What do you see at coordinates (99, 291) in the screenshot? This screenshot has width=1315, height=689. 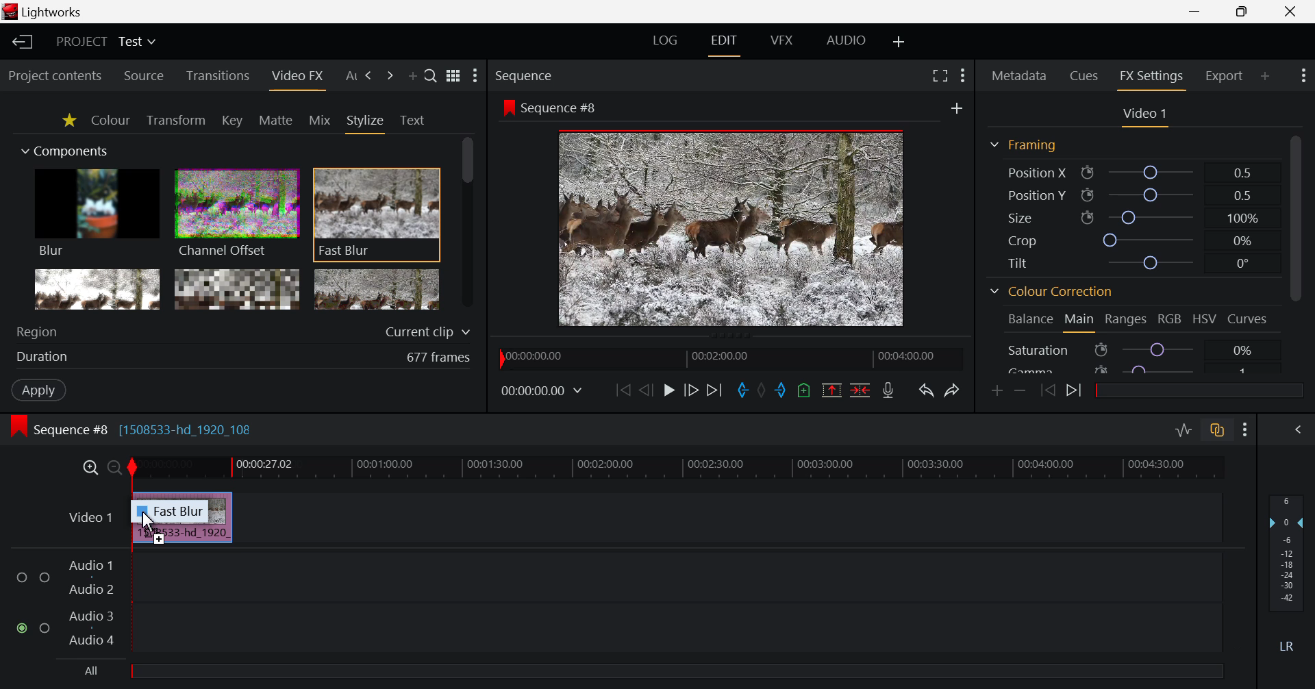 I see `Glow` at bounding box center [99, 291].